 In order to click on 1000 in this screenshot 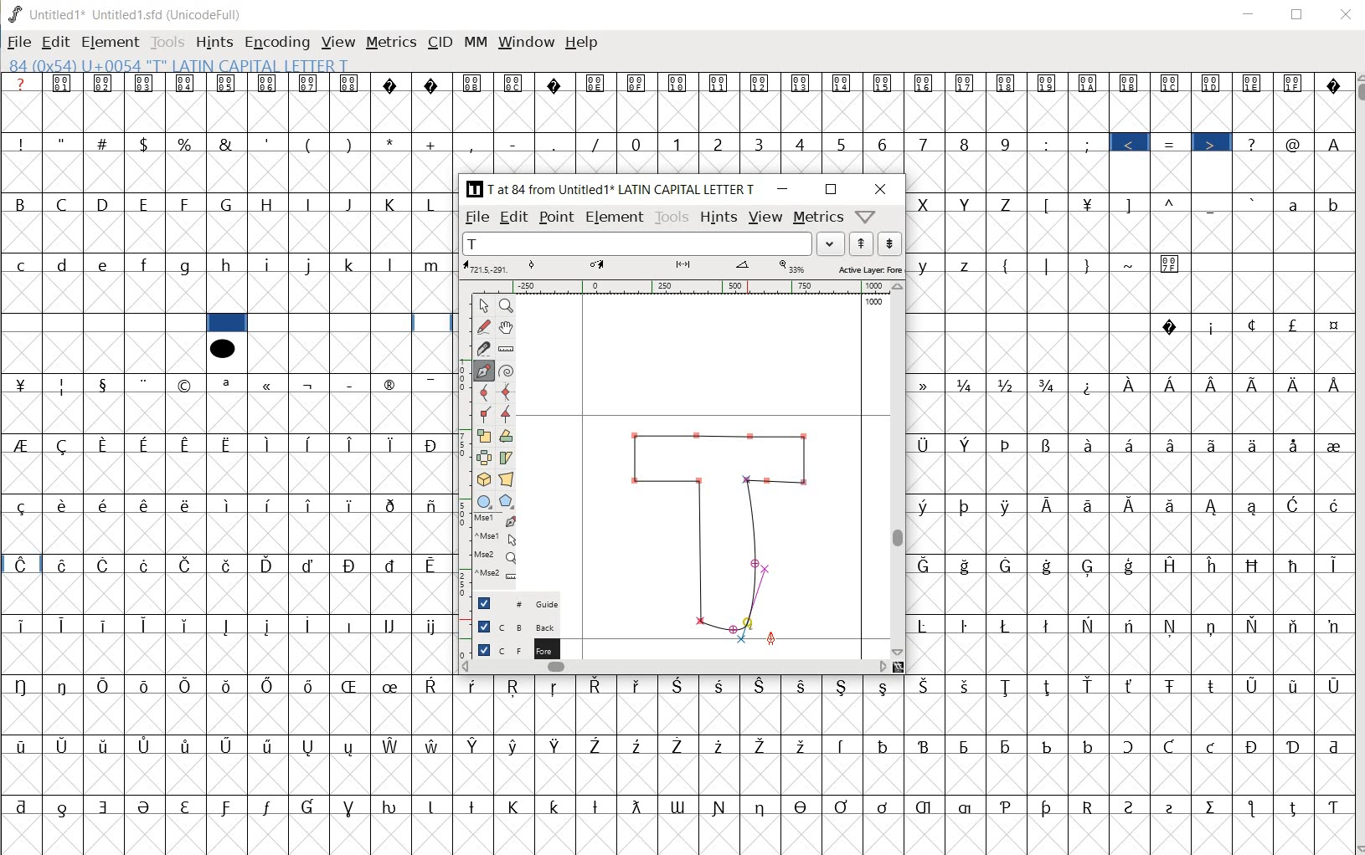, I will do `click(875, 301)`.